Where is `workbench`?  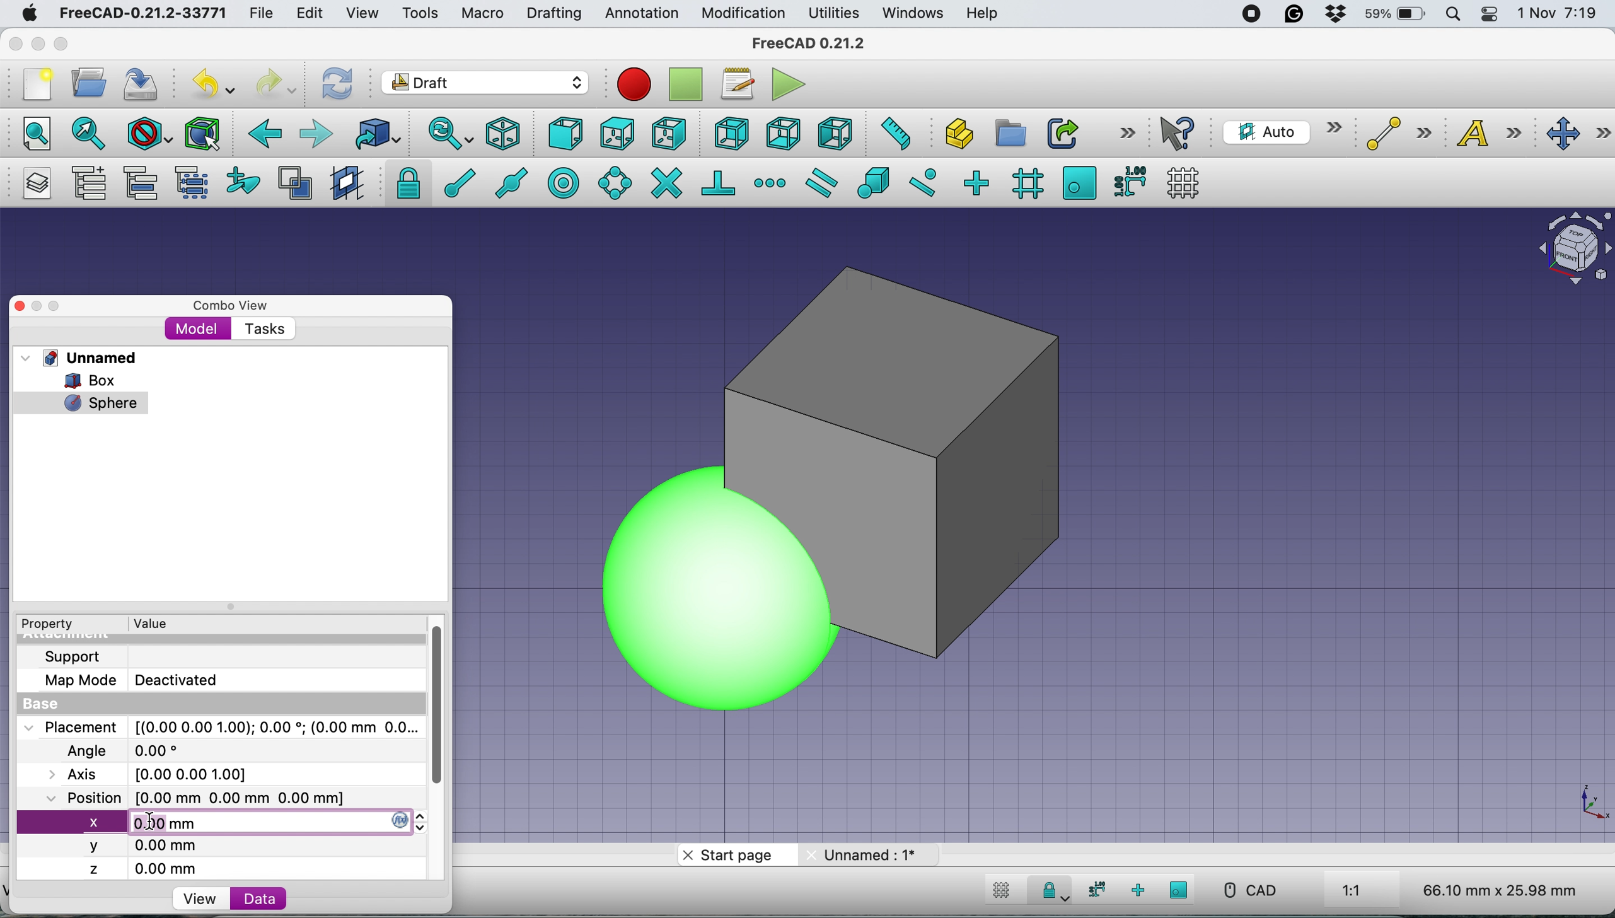
workbench is located at coordinates (486, 84).